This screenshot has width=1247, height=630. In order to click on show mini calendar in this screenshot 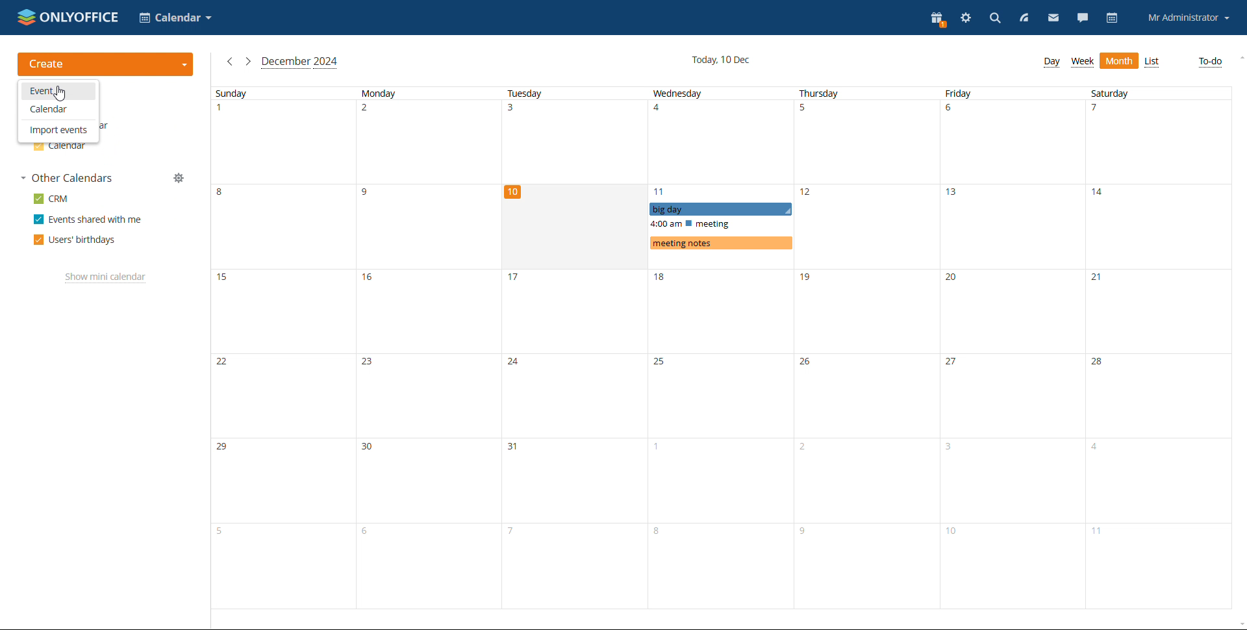, I will do `click(106, 279)`.